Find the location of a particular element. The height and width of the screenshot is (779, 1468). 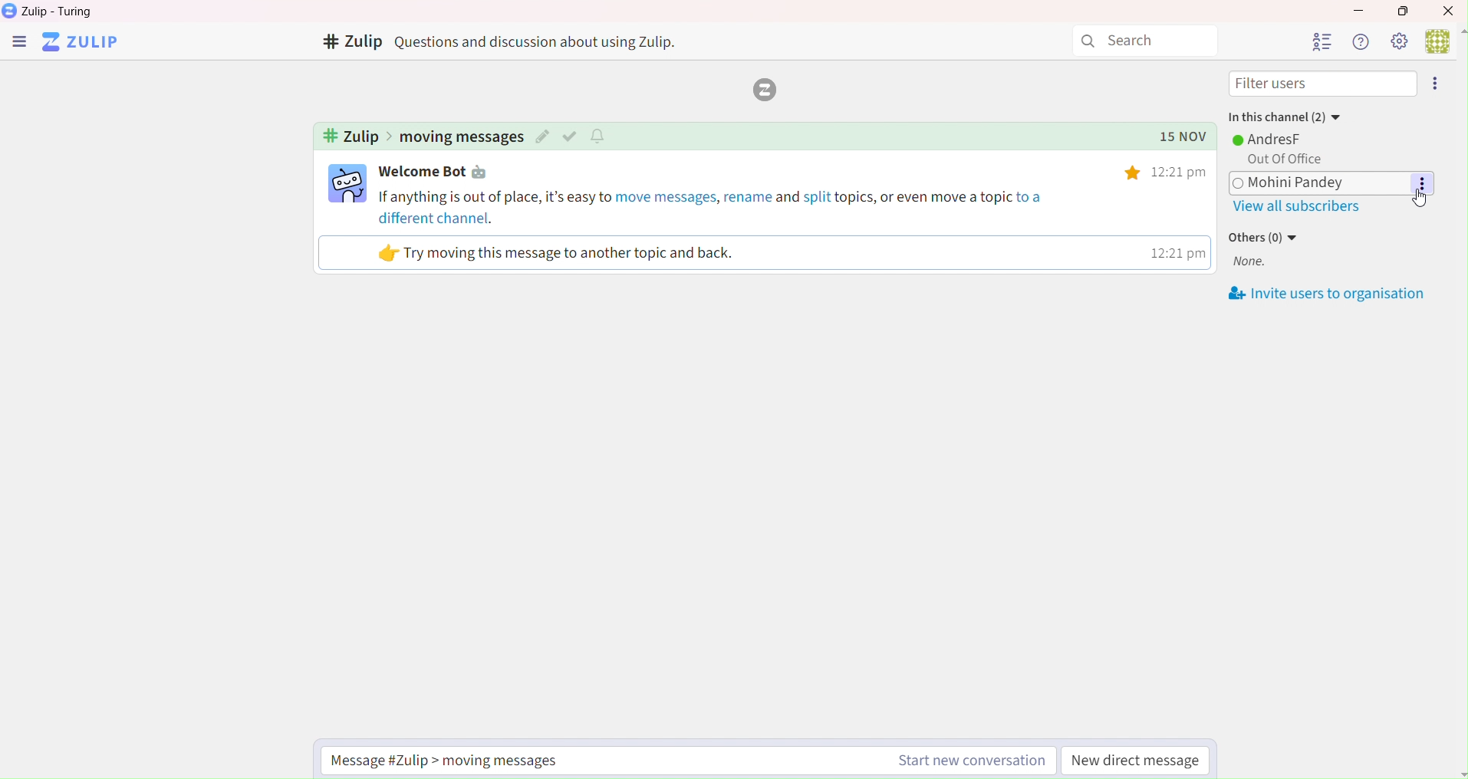

New Direct Message is located at coordinates (1137, 762).